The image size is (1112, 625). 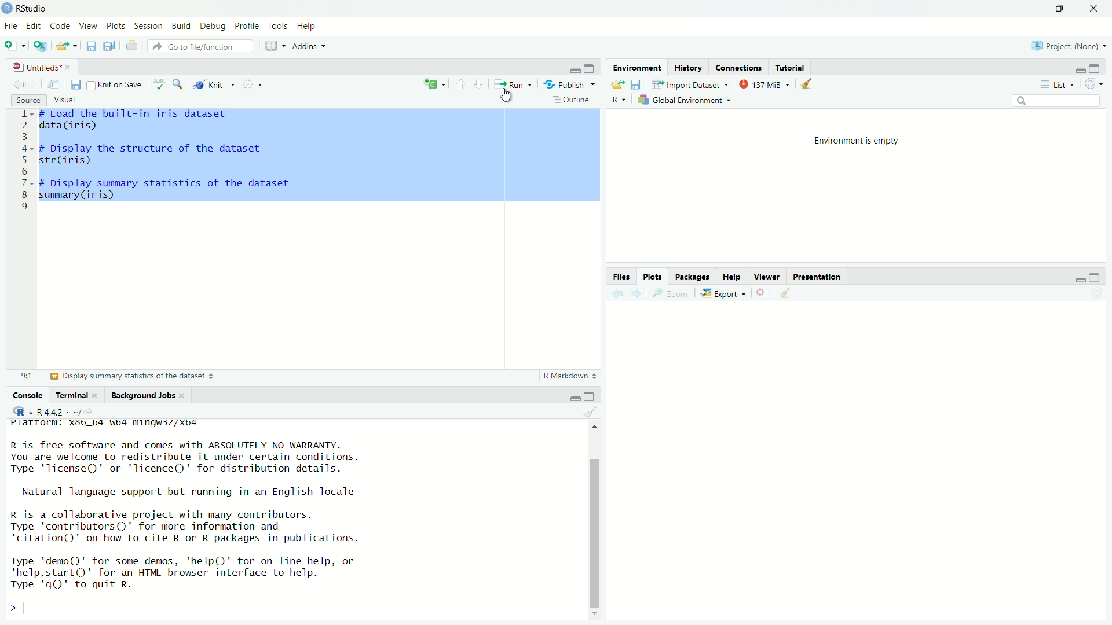 I want to click on Profile, so click(x=248, y=25).